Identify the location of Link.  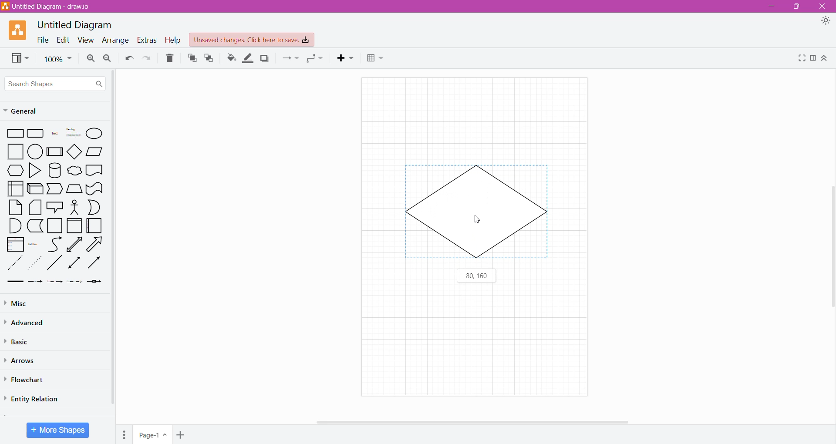
(15, 282).